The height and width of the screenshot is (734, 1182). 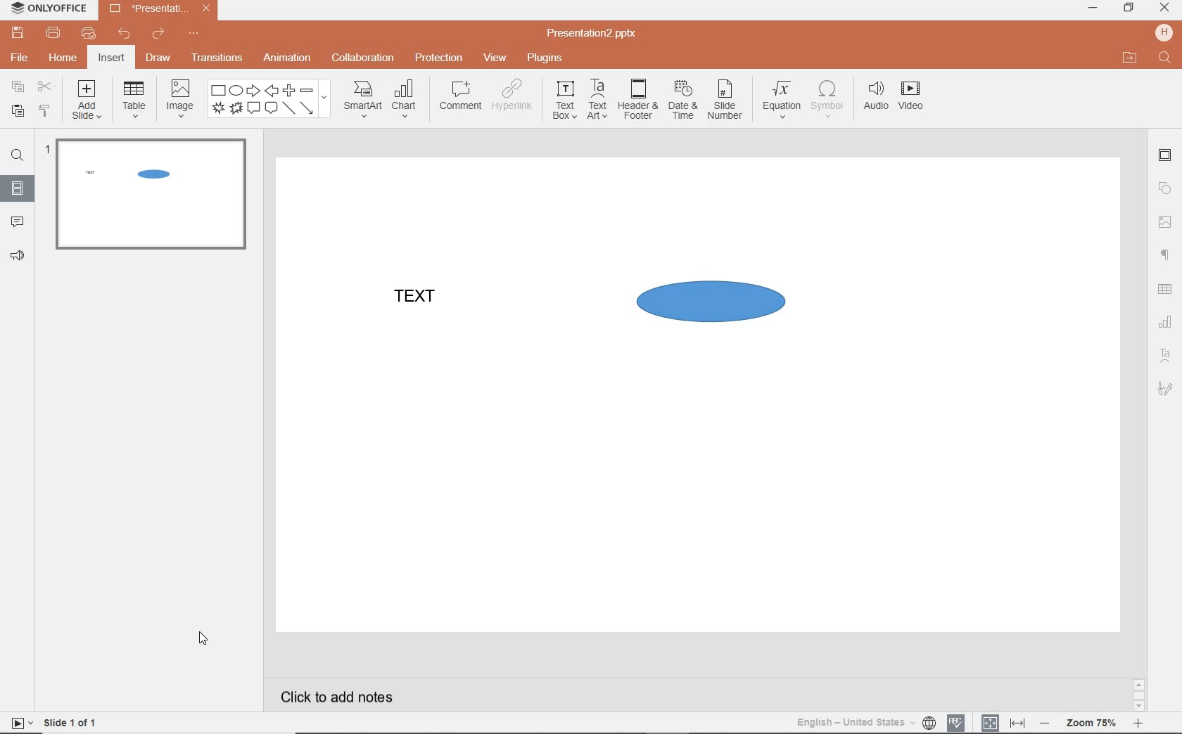 What do you see at coordinates (18, 112) in the screenshot?
I see `paste` at bounding box center [18, 112].